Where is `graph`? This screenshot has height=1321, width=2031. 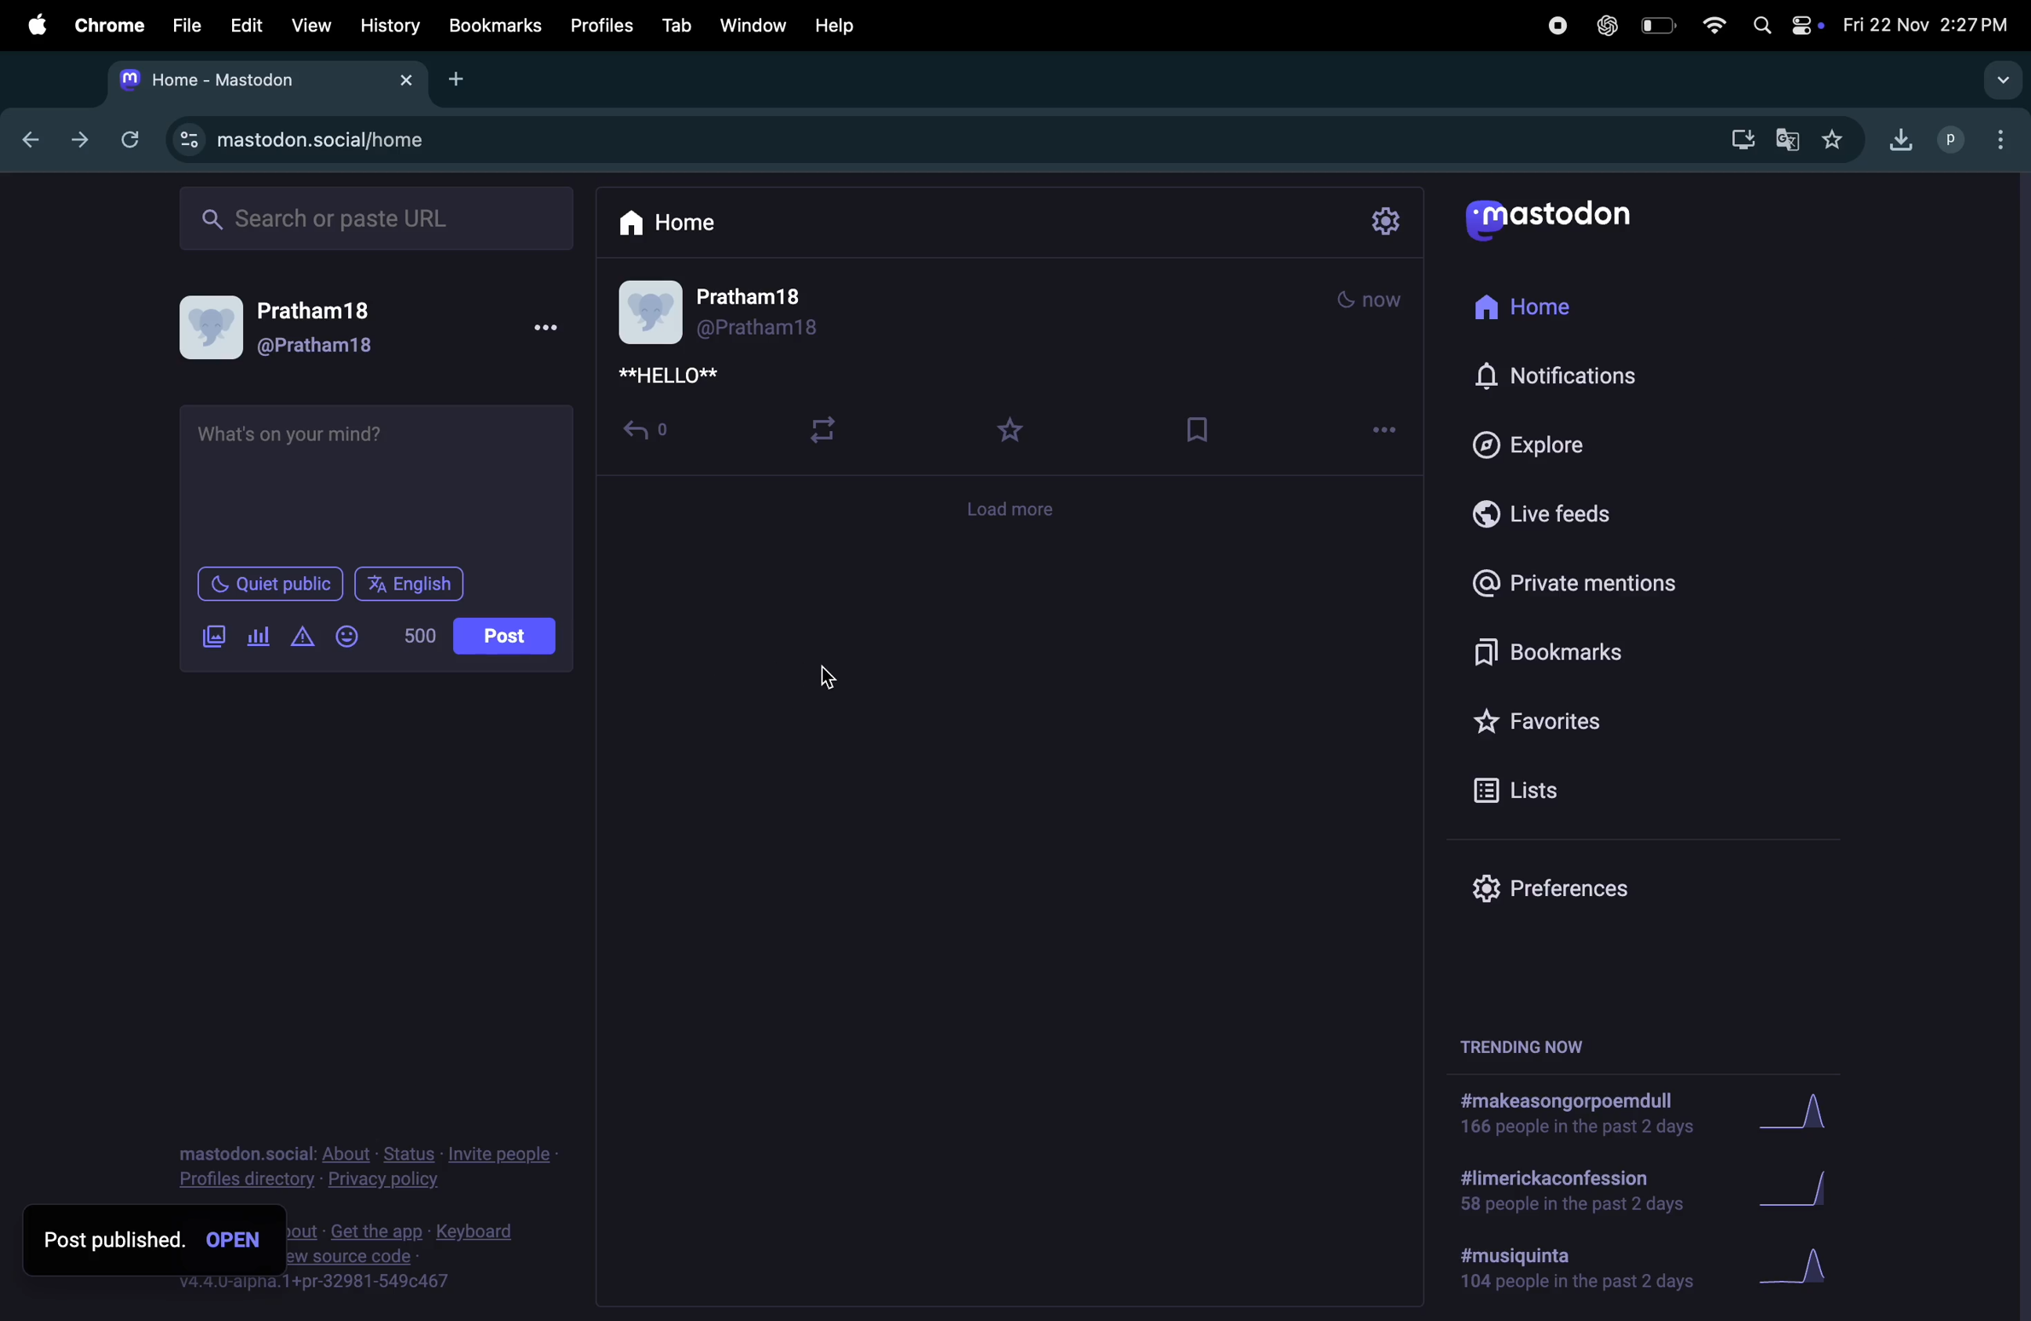 graph is located at coordinates (1814, 1184).